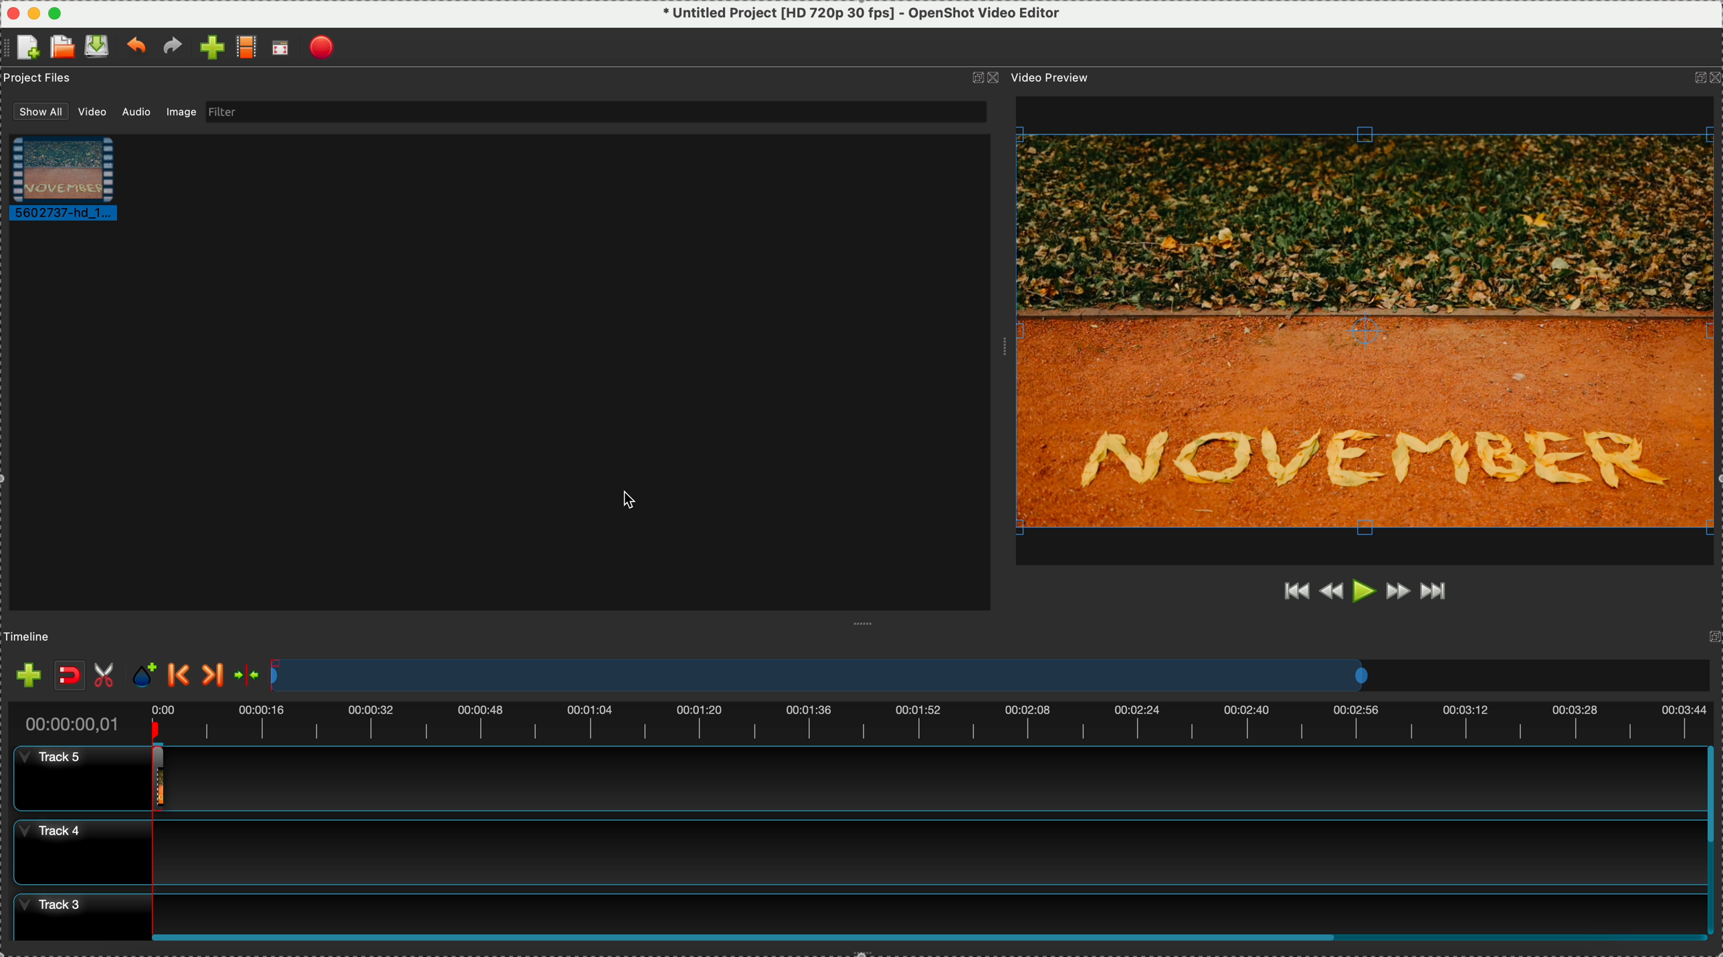 This screenshot has width=1723, height=957. I want to click on import file, so click(207, 47).